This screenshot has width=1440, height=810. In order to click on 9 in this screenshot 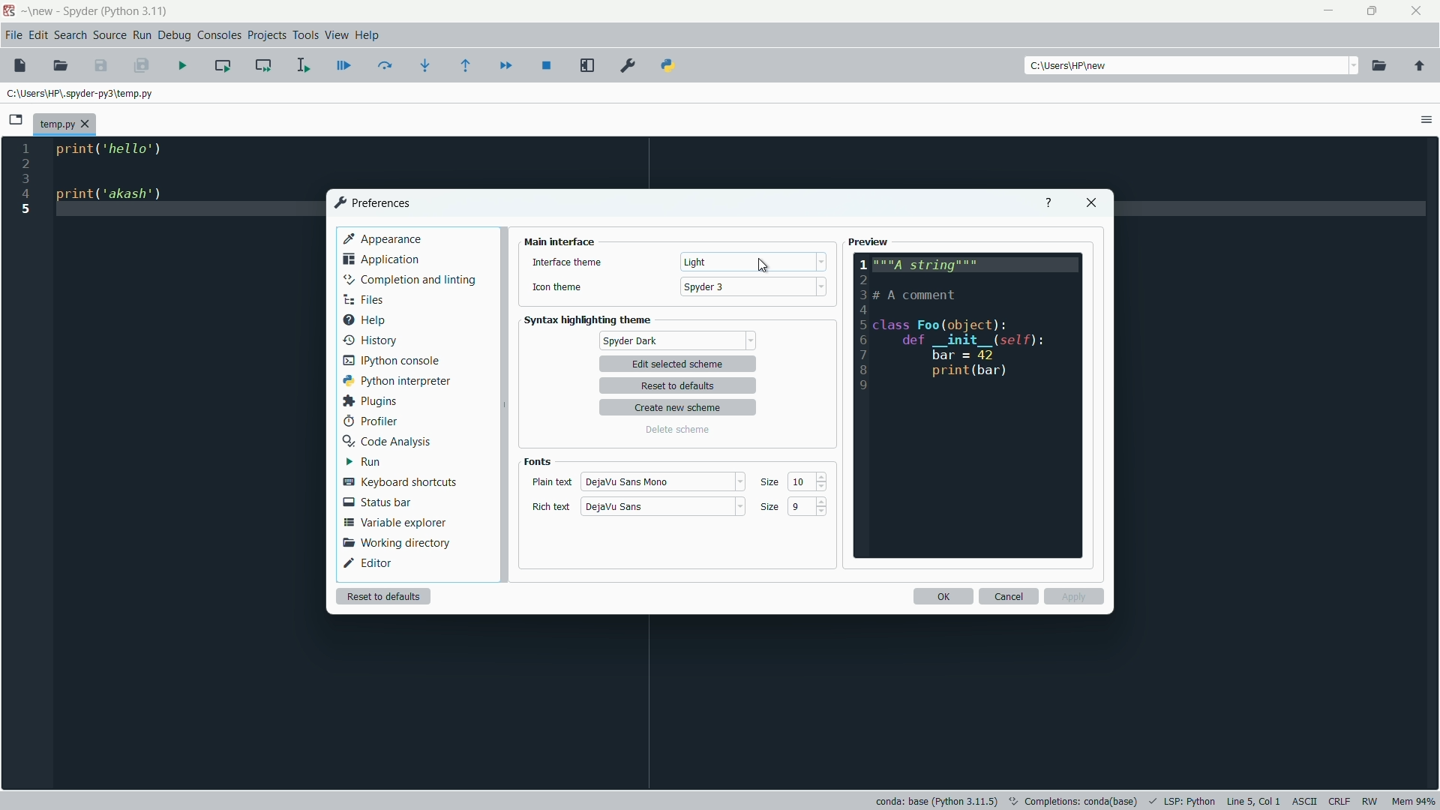, I will do `click(800, 508)`.